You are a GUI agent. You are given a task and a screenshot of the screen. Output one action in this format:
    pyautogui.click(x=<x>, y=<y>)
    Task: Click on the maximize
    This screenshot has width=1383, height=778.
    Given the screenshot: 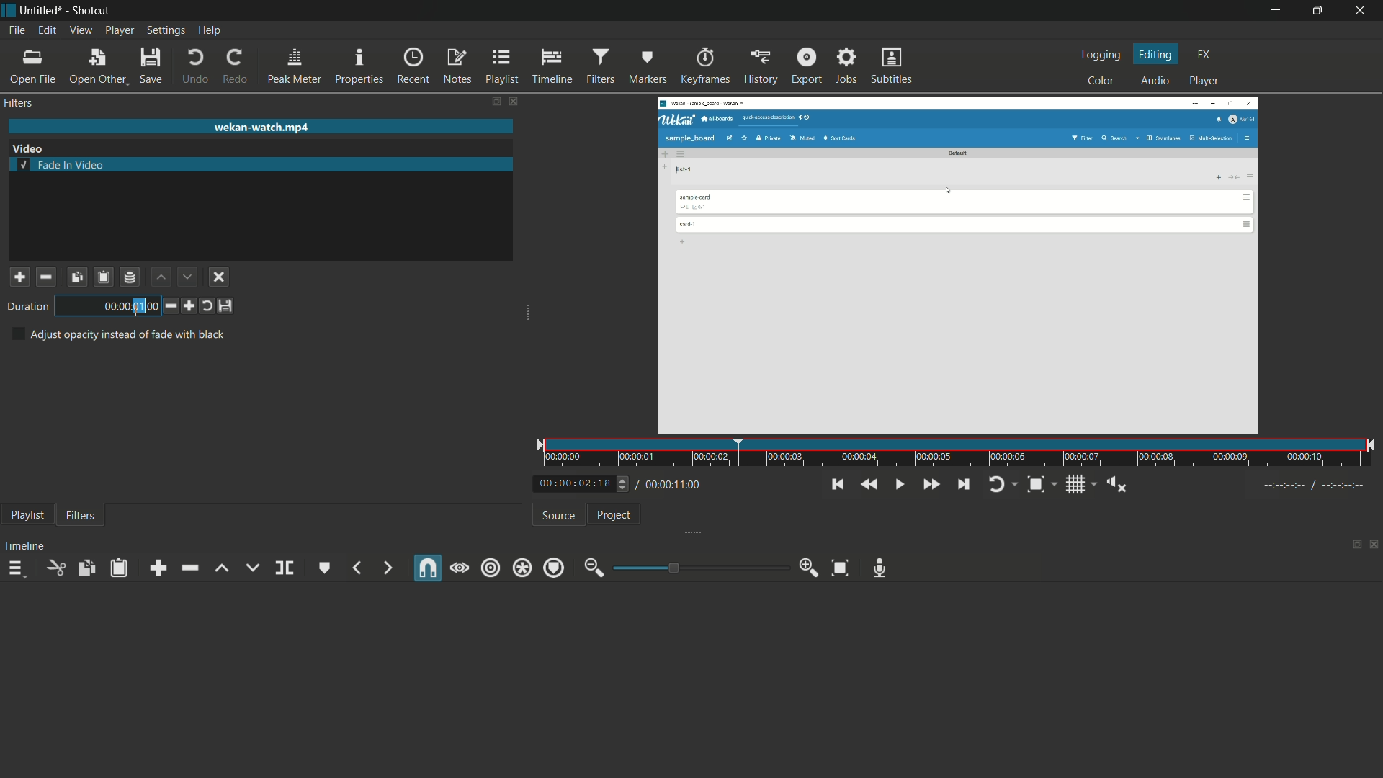 What is the action you would take?
    pyautogui.click(x=1319, y=11)
    